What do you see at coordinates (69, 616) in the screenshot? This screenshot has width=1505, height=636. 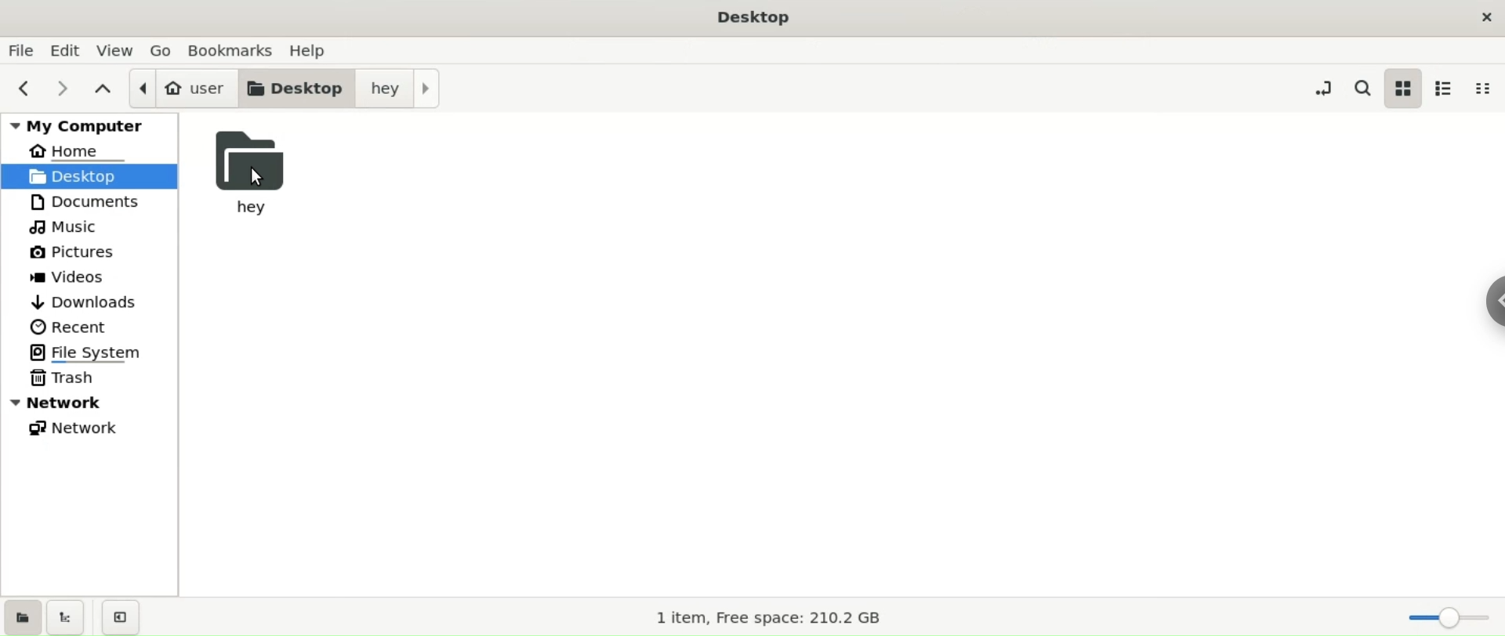 I see `show treeview` at bounding box center [69, 616].